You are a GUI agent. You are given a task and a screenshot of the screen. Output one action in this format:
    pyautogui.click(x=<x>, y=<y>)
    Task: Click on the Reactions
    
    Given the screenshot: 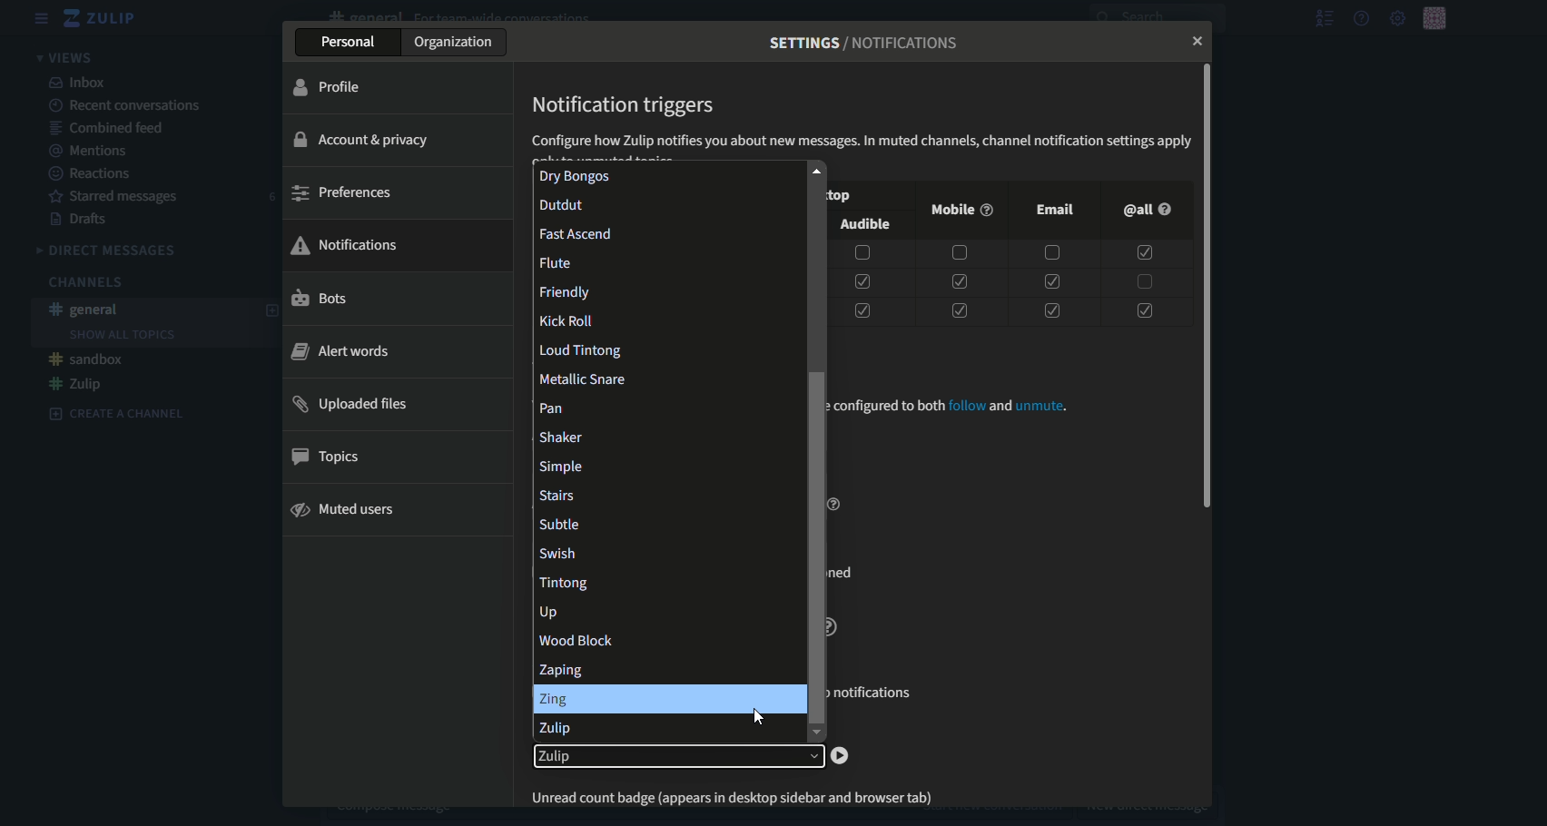 What is the action you would take?
    pyautogui.click(x=92, y=173)
    